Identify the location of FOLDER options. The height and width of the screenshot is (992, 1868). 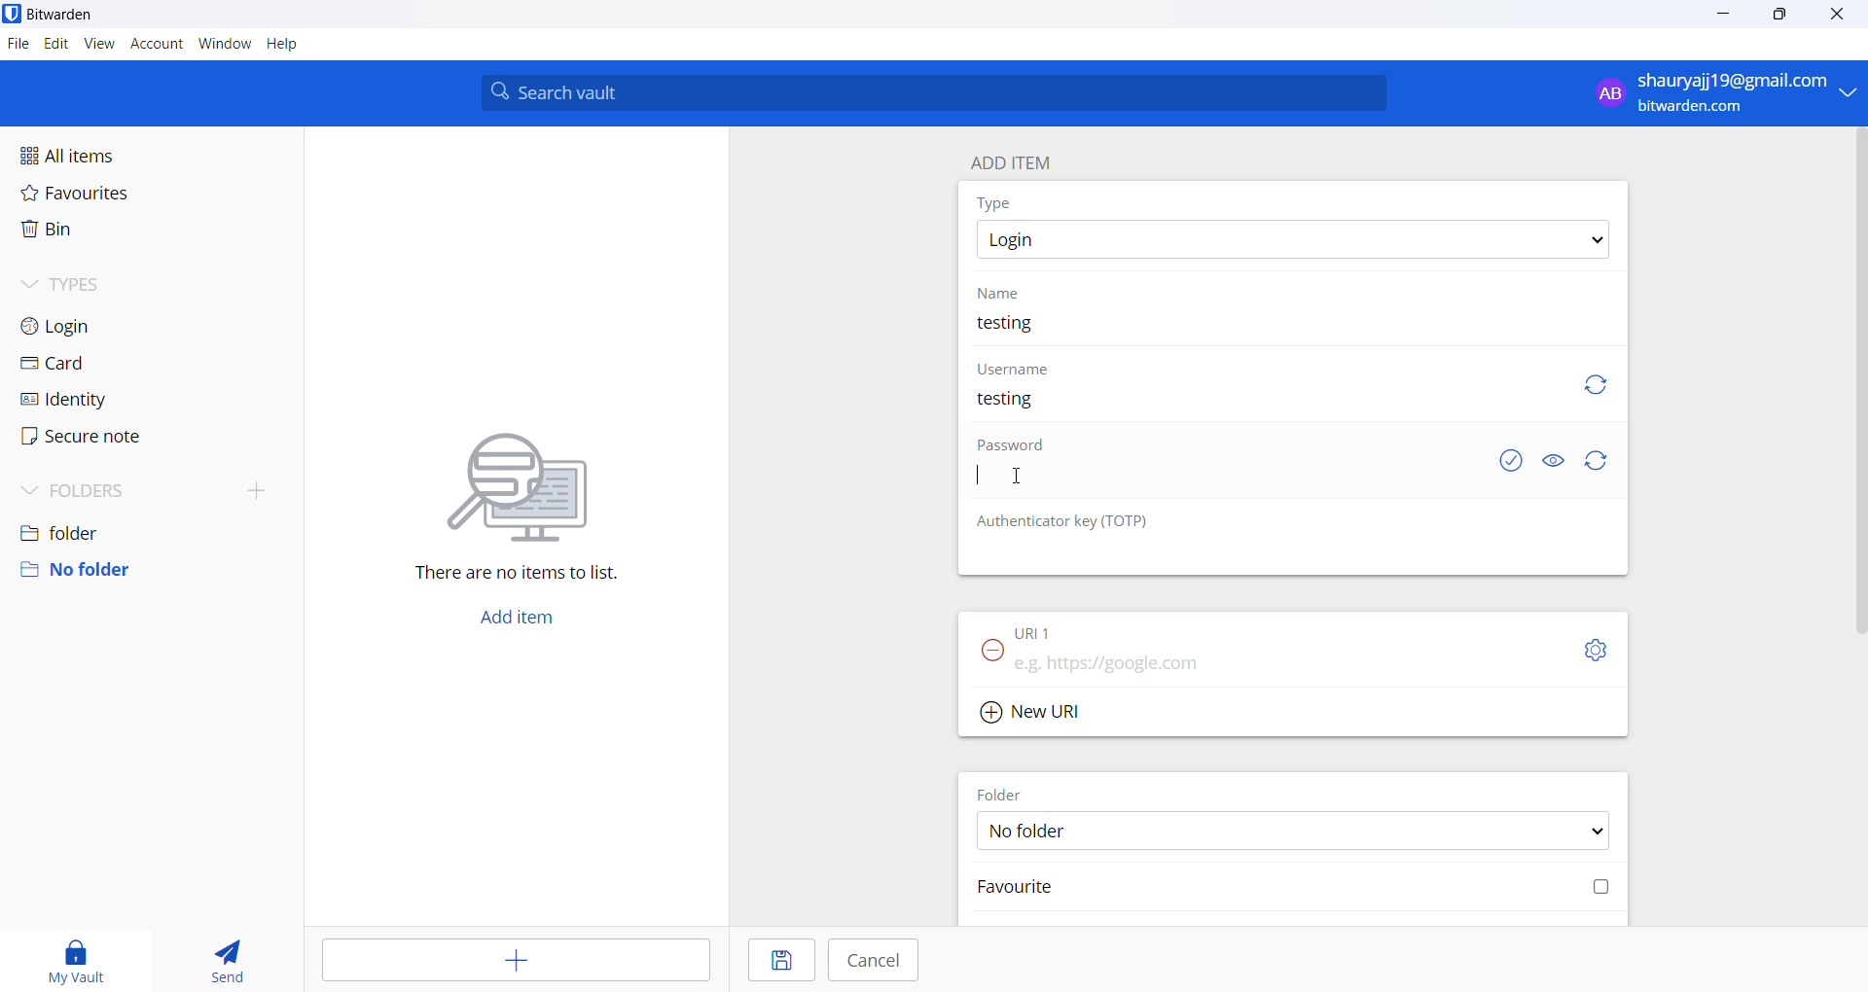
(1295, 832).